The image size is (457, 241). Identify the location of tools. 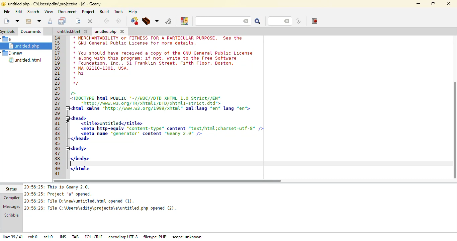
(119, 11).